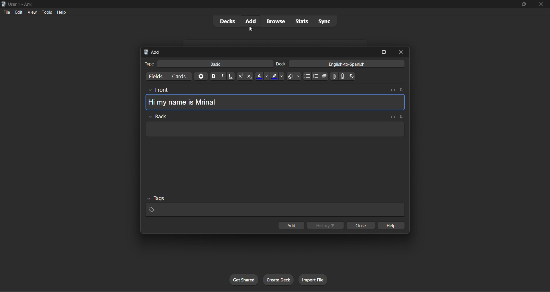  I want to click on browse, so click(275, 21).